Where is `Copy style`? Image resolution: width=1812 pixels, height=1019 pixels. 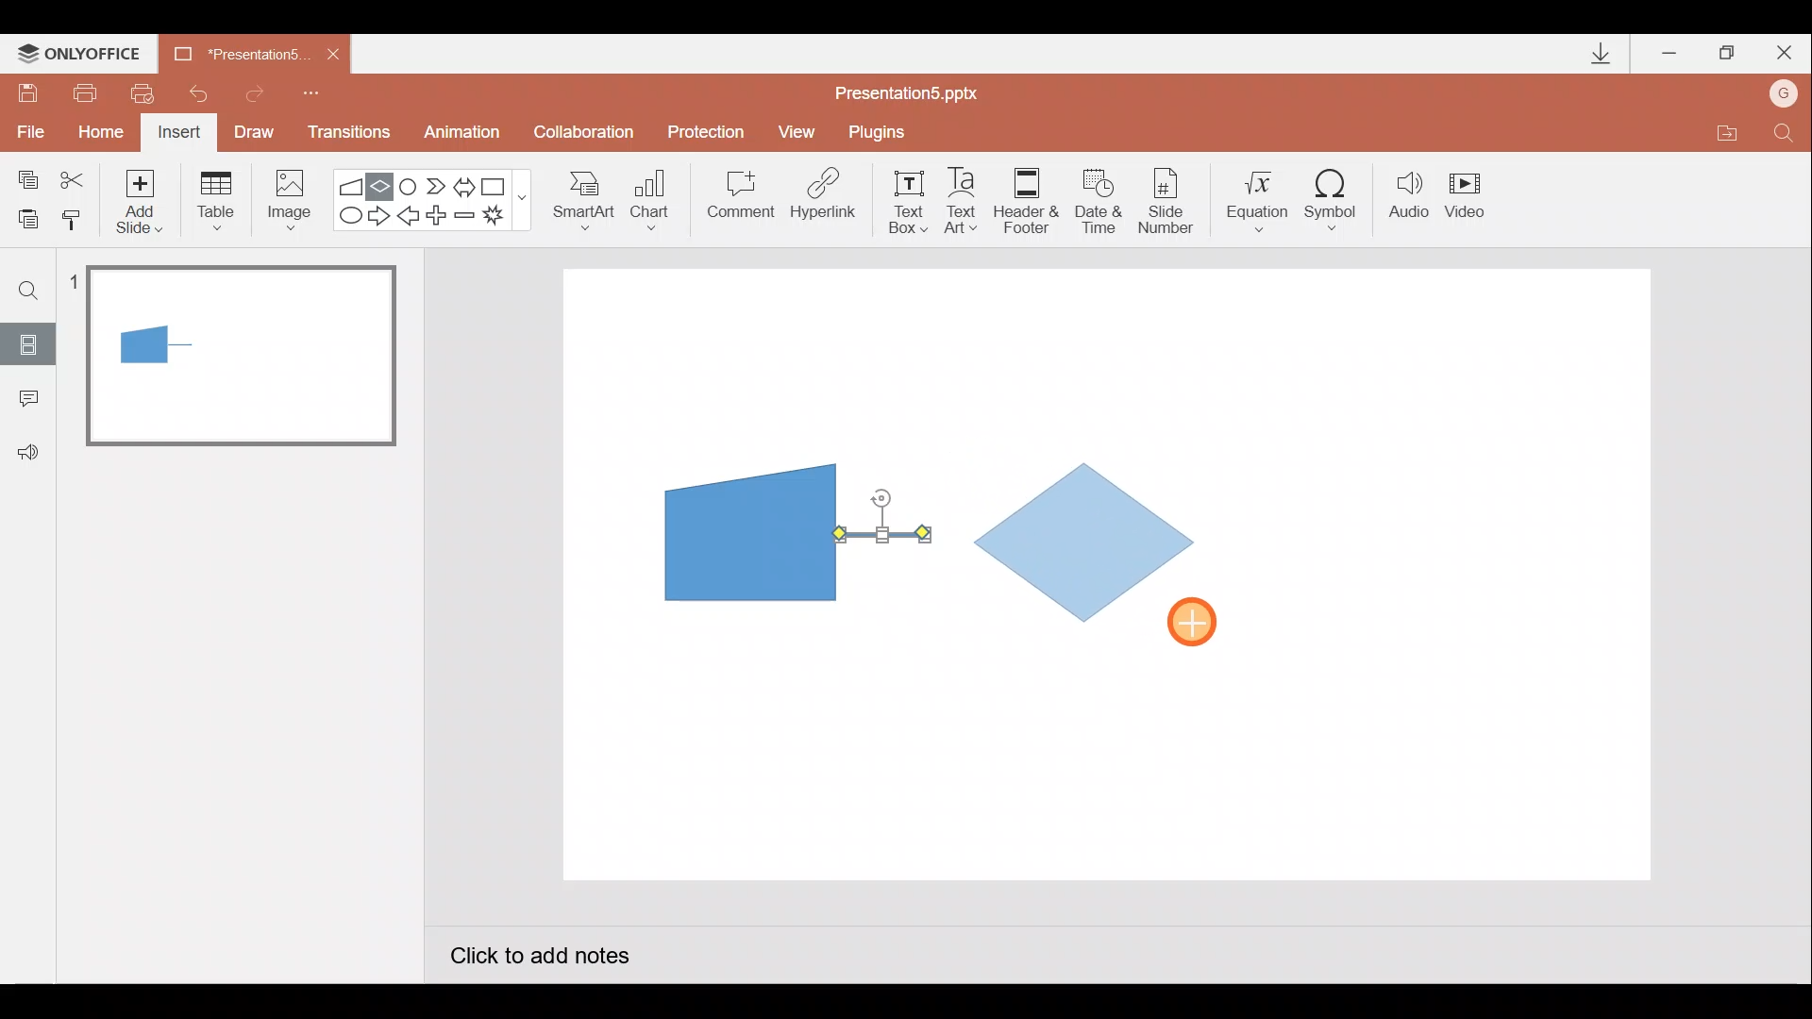 Copy style is located at coordinates (74, 217).